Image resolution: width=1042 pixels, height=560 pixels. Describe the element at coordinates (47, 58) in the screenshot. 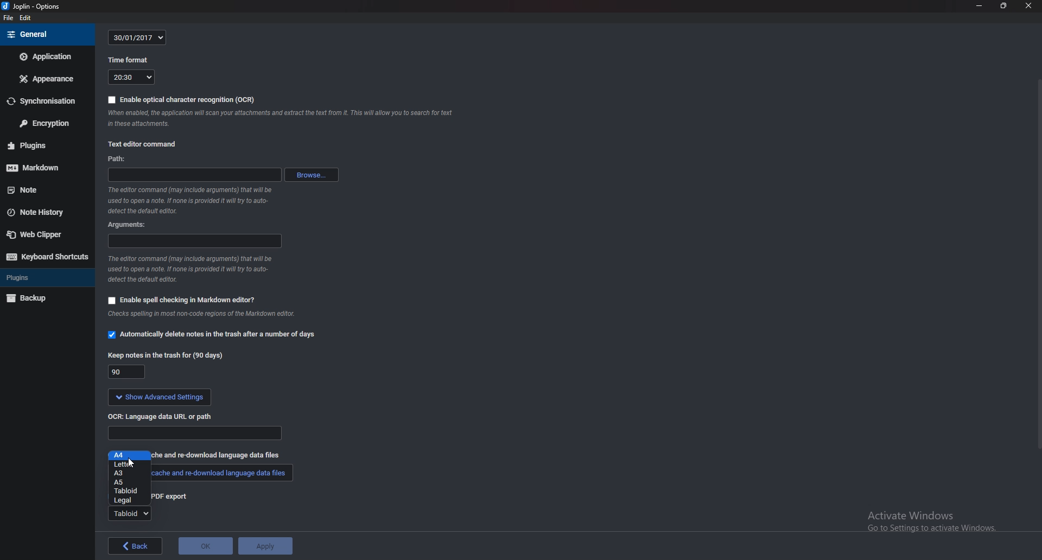

I see `Application` at that location.